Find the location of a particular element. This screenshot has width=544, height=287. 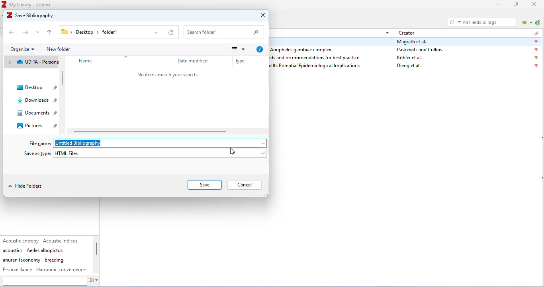

drop down is located at coordinates (129, 55).